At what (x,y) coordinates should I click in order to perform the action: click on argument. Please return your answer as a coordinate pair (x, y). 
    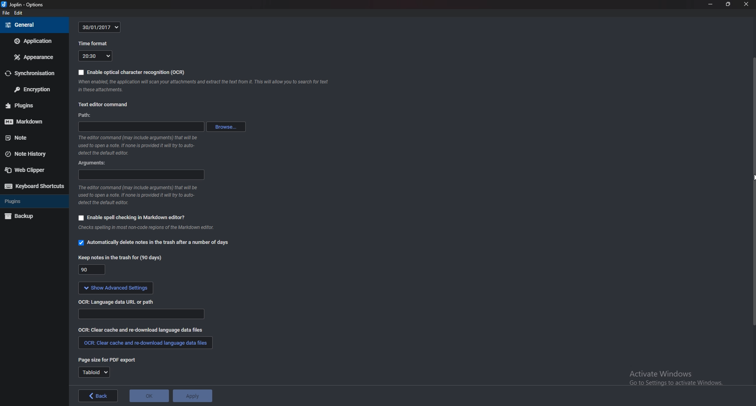
    Looking at the image, I should click on (94, 163).